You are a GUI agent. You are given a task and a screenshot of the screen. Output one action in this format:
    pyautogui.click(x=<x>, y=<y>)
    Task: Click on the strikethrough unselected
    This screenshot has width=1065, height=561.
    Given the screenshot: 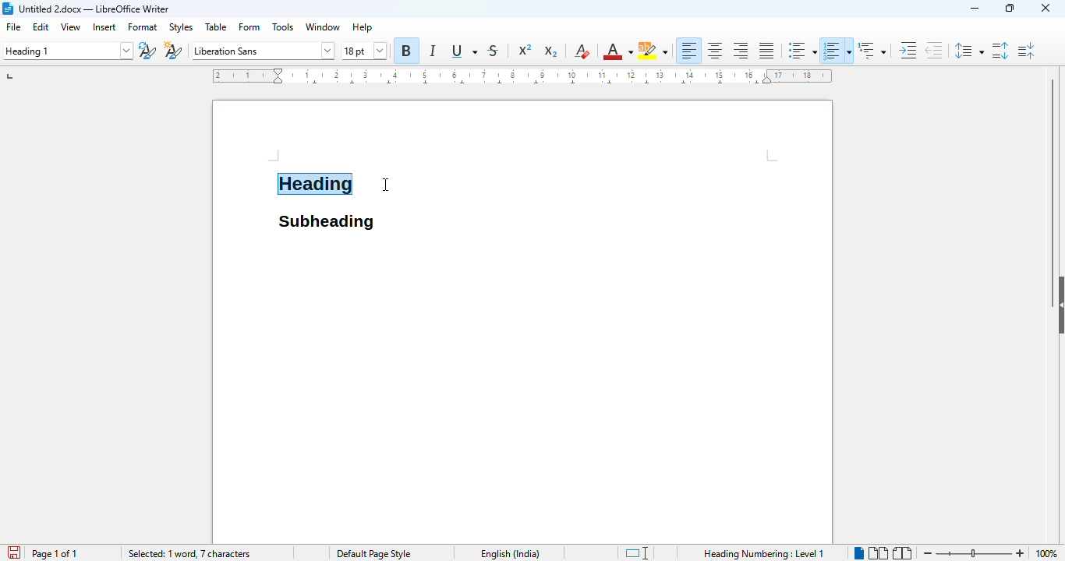 What is the action you would take?
    pyautogui.click(x=497, y=51)
    